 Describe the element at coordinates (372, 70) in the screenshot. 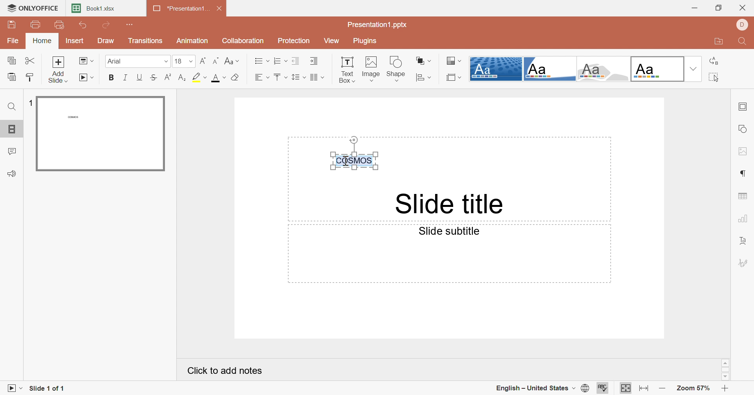

I see `Image` at that location.